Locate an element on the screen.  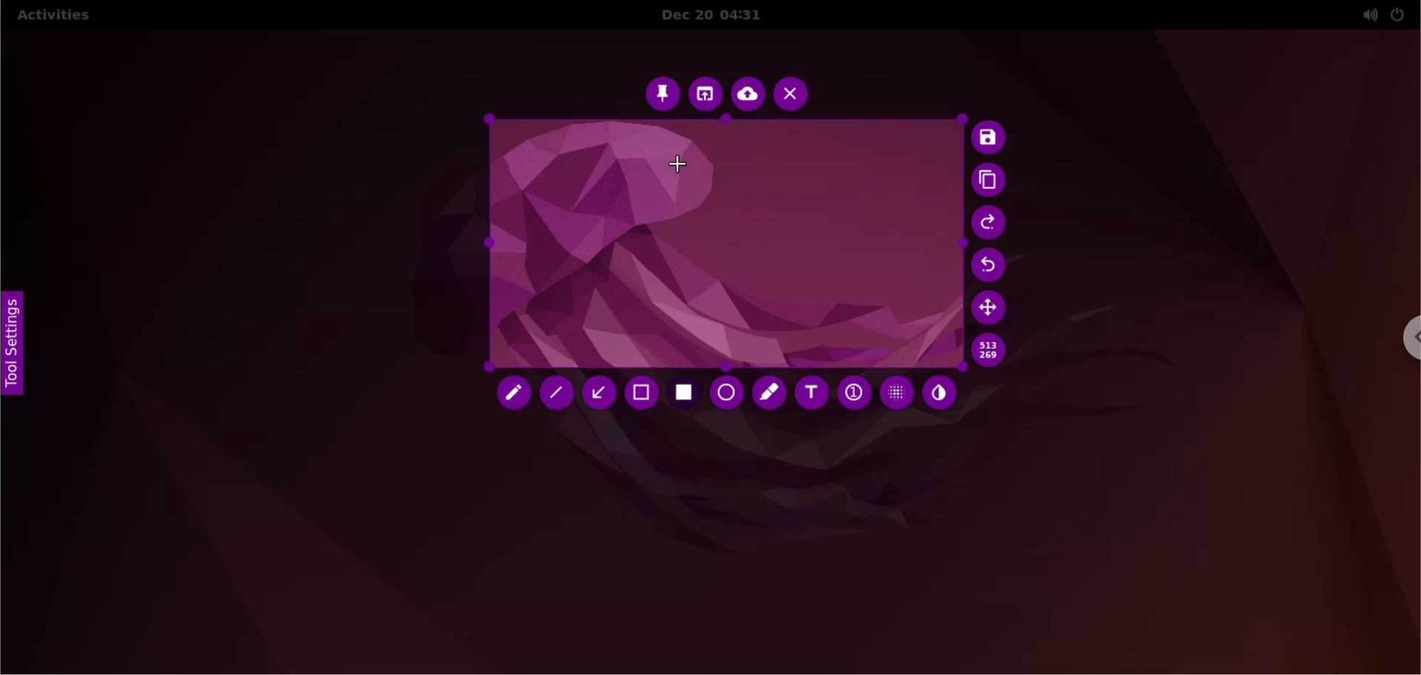
pin is located at coordinates (662, 93).